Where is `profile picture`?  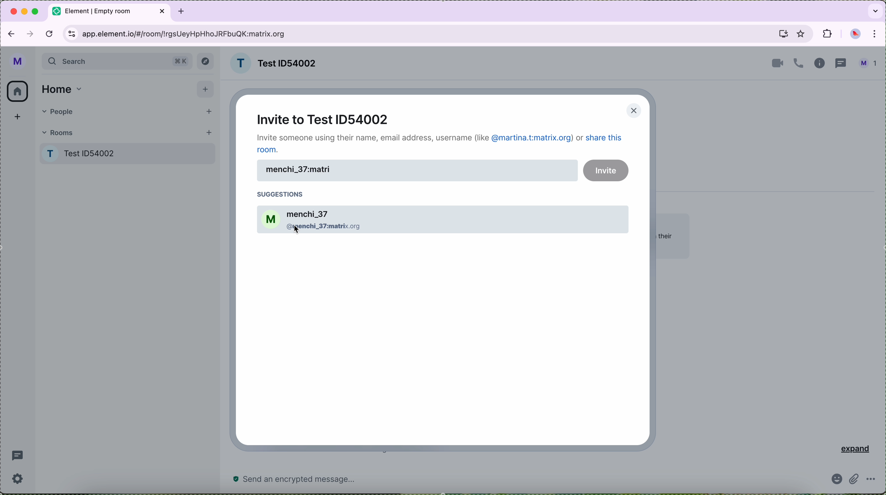
profile picture is located at coordinates (857, 34).